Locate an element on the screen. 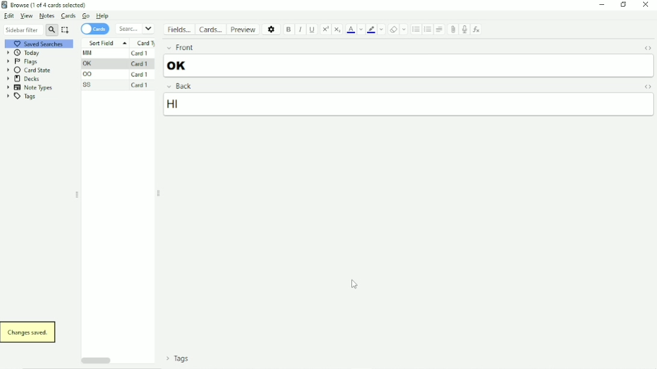  OO is located at coordinates (90, 75).